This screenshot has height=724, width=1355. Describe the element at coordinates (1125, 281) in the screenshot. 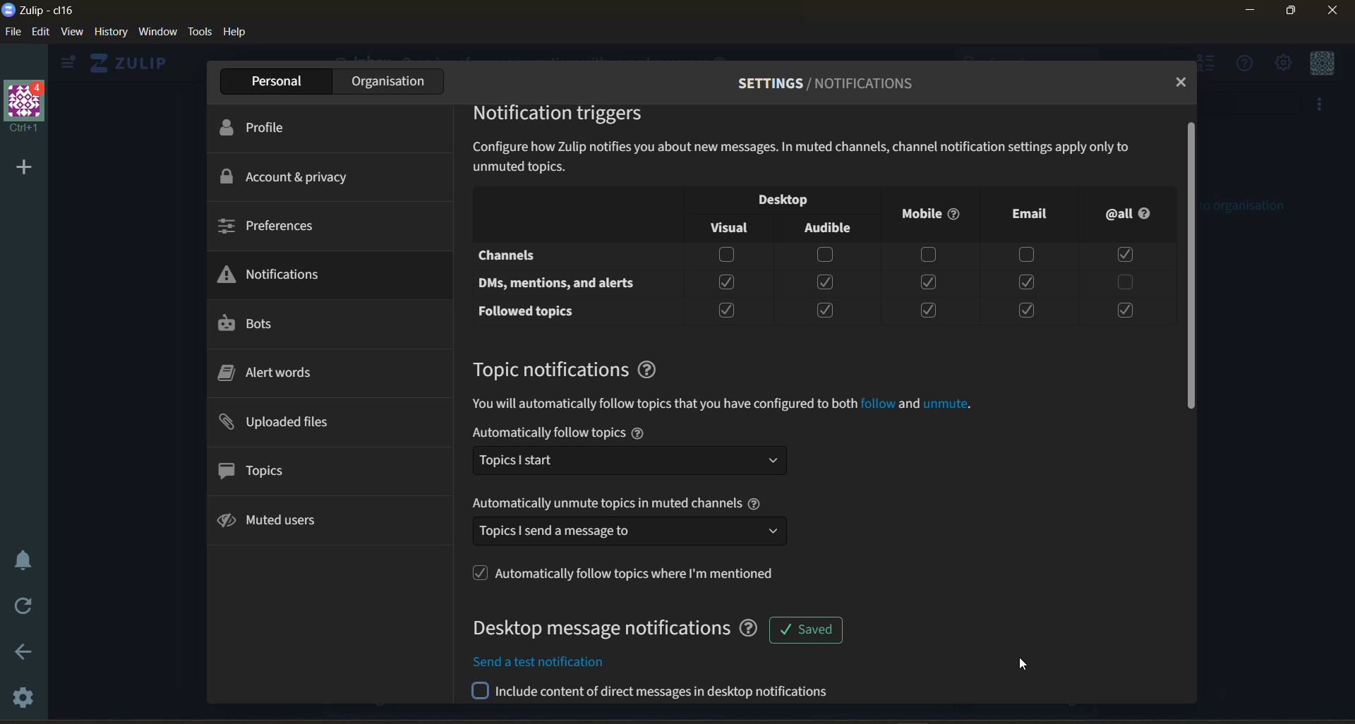

I see `Checkbox` at that location.